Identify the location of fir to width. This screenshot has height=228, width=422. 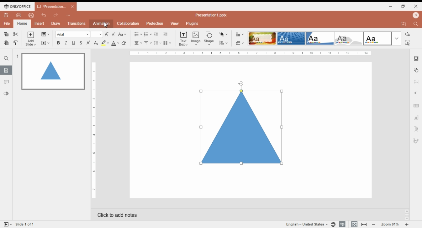
(364, 224).